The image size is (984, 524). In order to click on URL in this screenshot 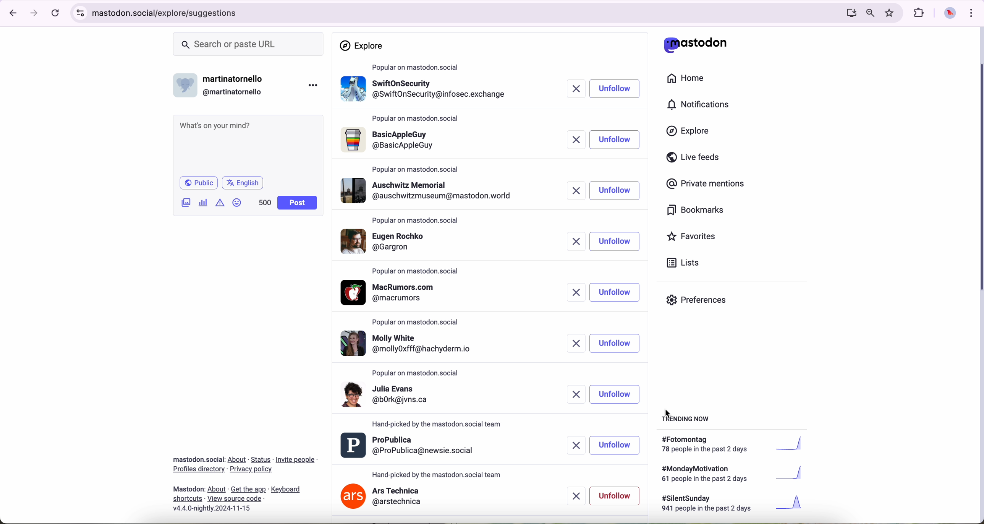, I will do `click(168, 12)`.